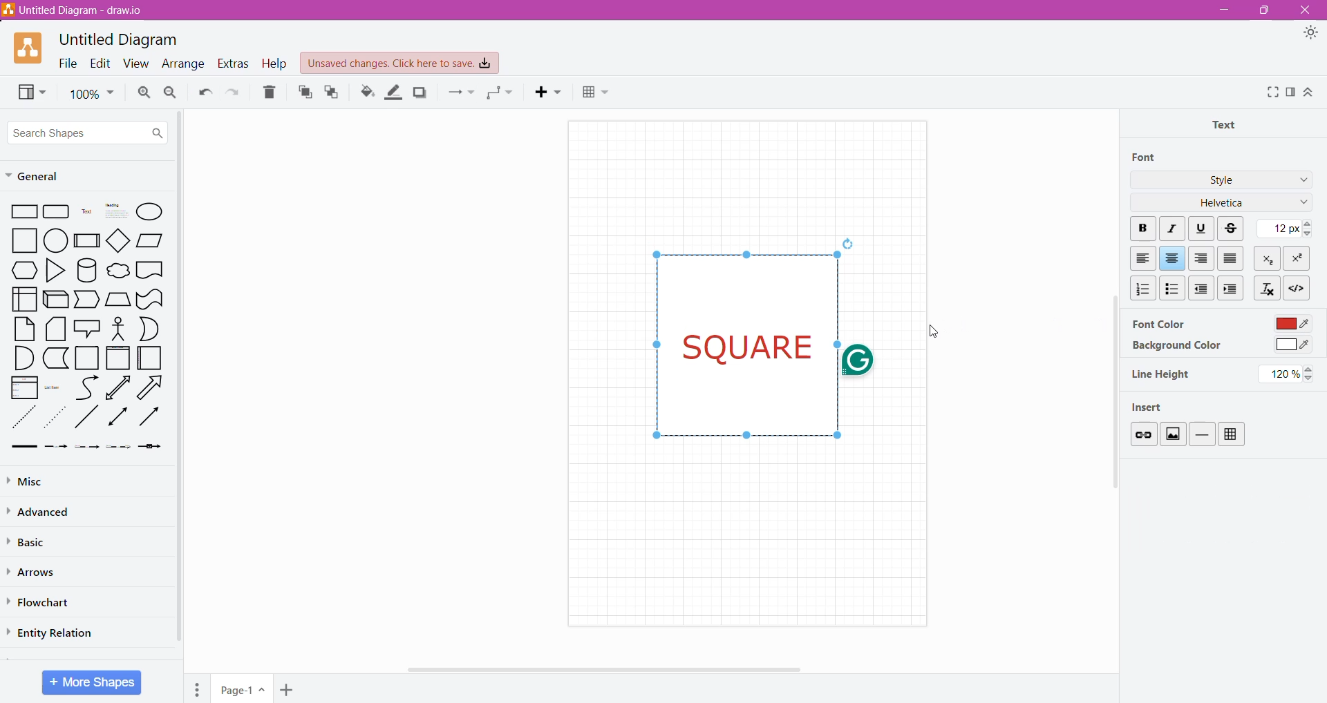 Image resolution: width=1327 pixels, height=703 pixels. What do you see at coordinates (117, 387) in the screenshot?
I see `Upward line` at bounding box center [117, 387].